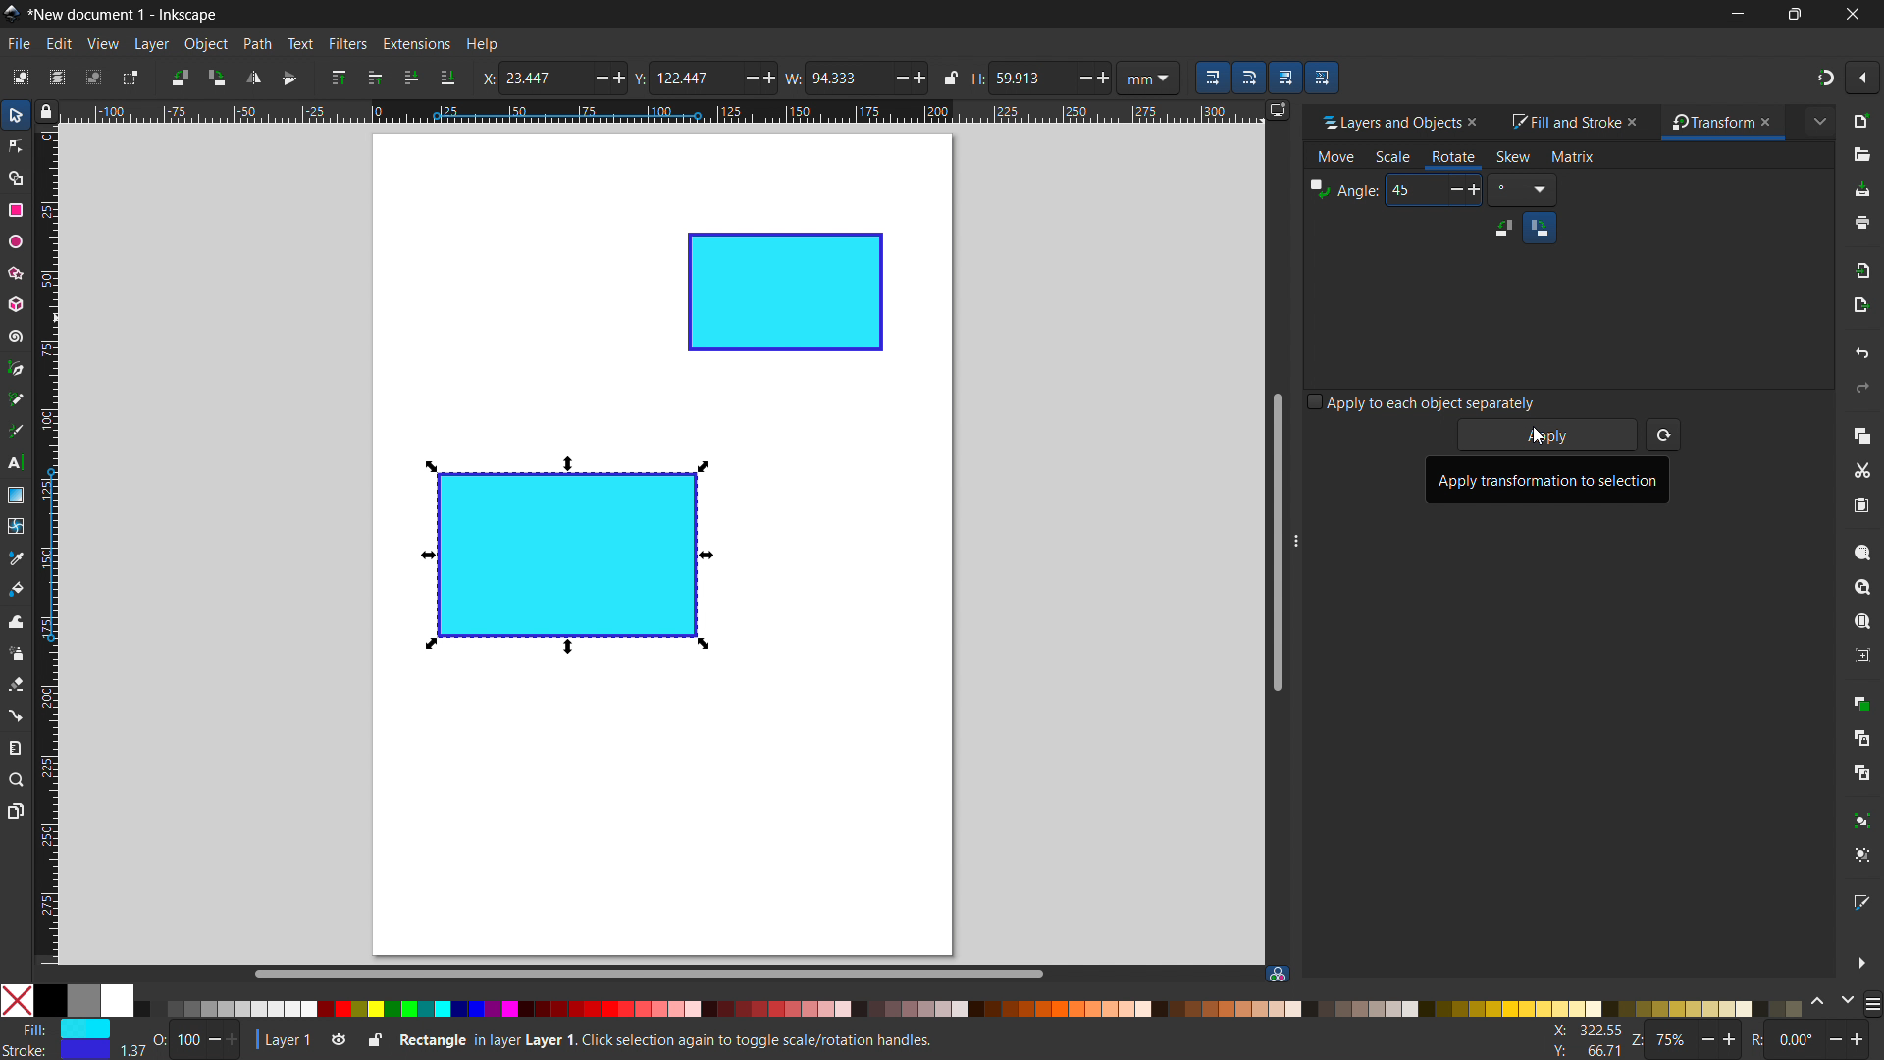 The height and width of the screenshot is (1060, 1884). What do you see at coordinates (17, 747) in the screenshot?
I see `measurement tool` at bounding box center [17, 747].